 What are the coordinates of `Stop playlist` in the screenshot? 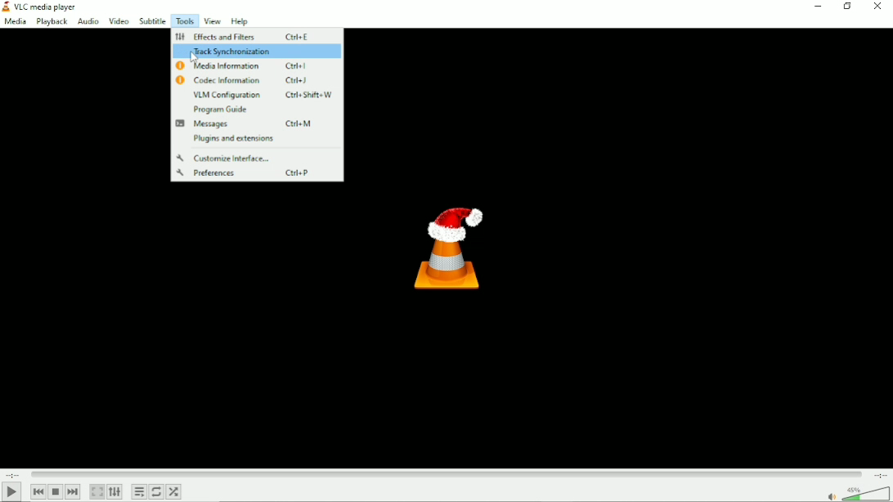 It's located at (56, 492).